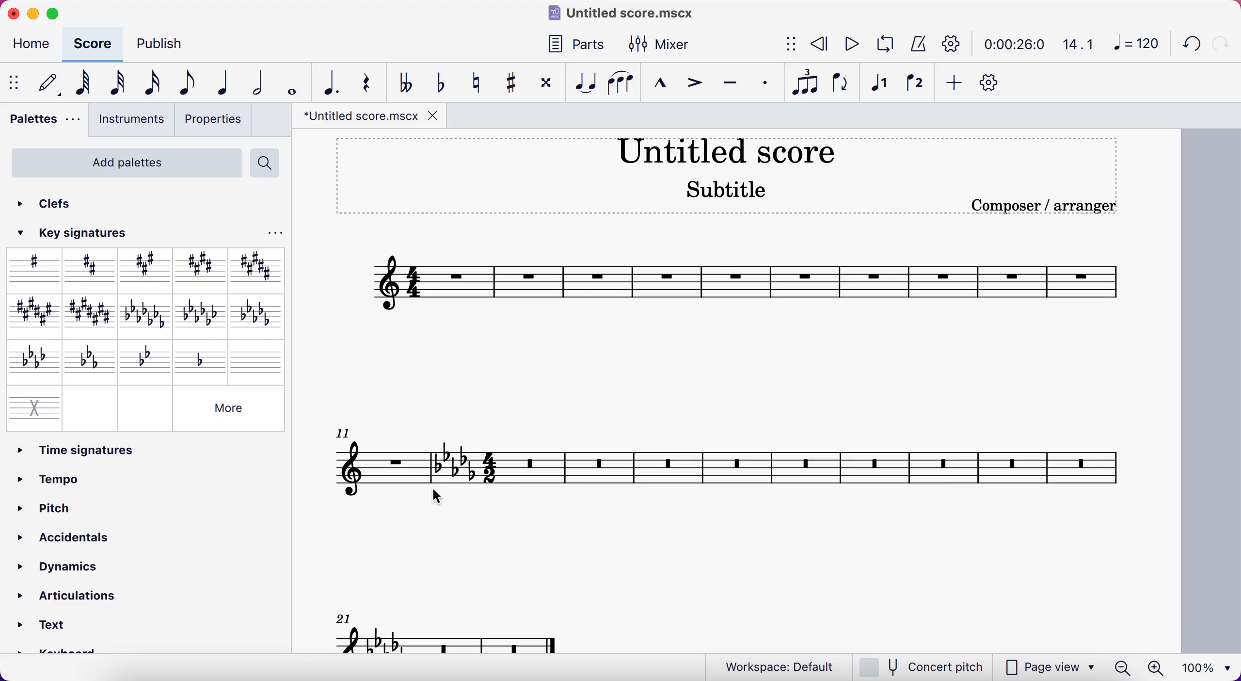 The height and width of the screenshot is (681, 1241). What do you see at coordinates (375, 466) in the screenshot?
I see `score` at bounding box center [375, 466].